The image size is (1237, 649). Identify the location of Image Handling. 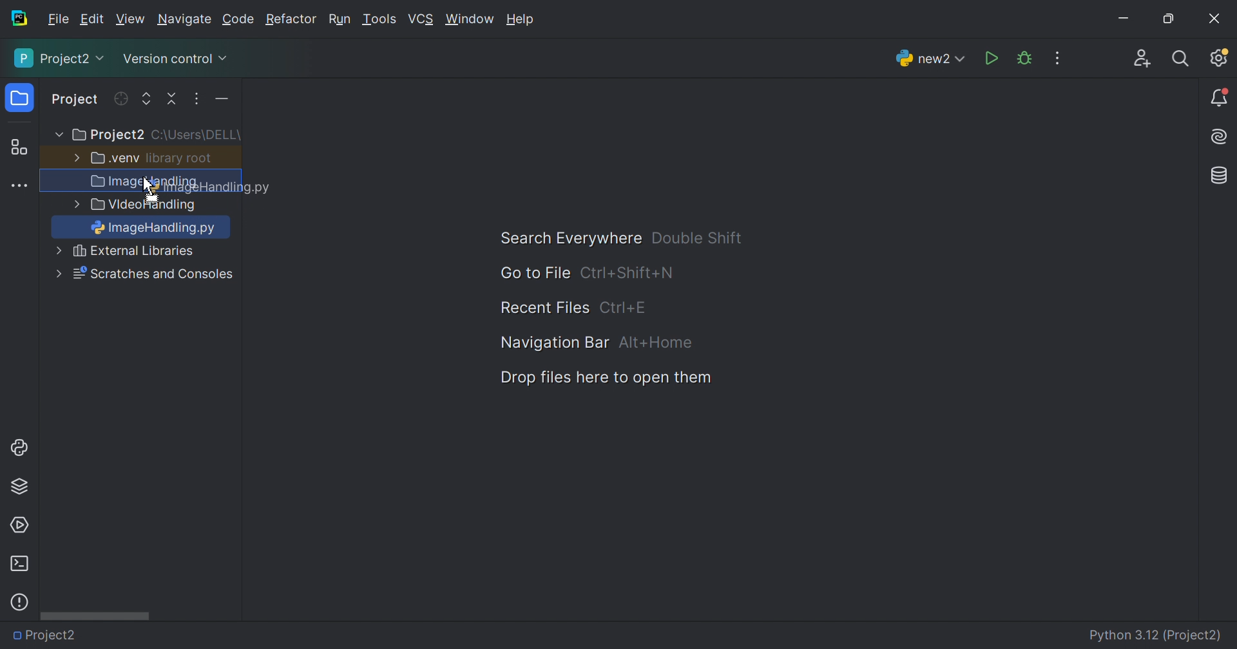
(145, 183).